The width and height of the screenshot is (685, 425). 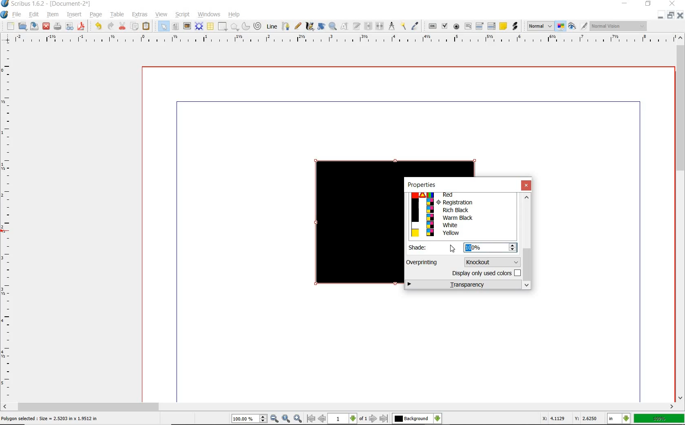 I want to click on file, so click(x=17, y=15).